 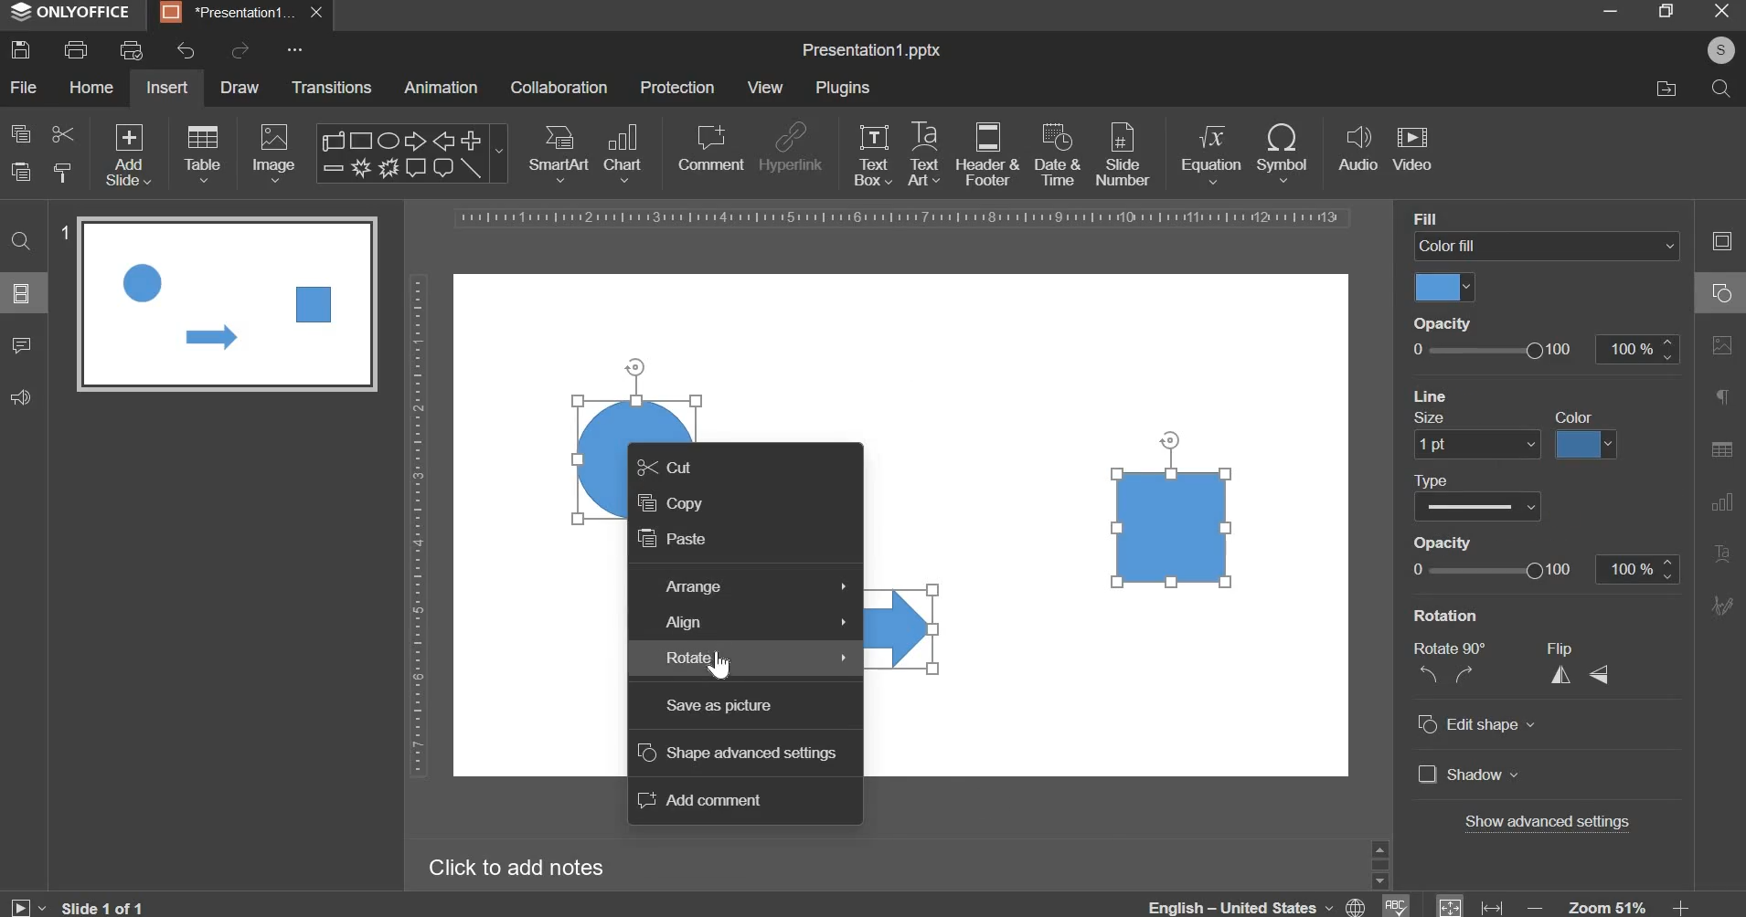 I want to click on date & time, so click(x=1058, y=154).